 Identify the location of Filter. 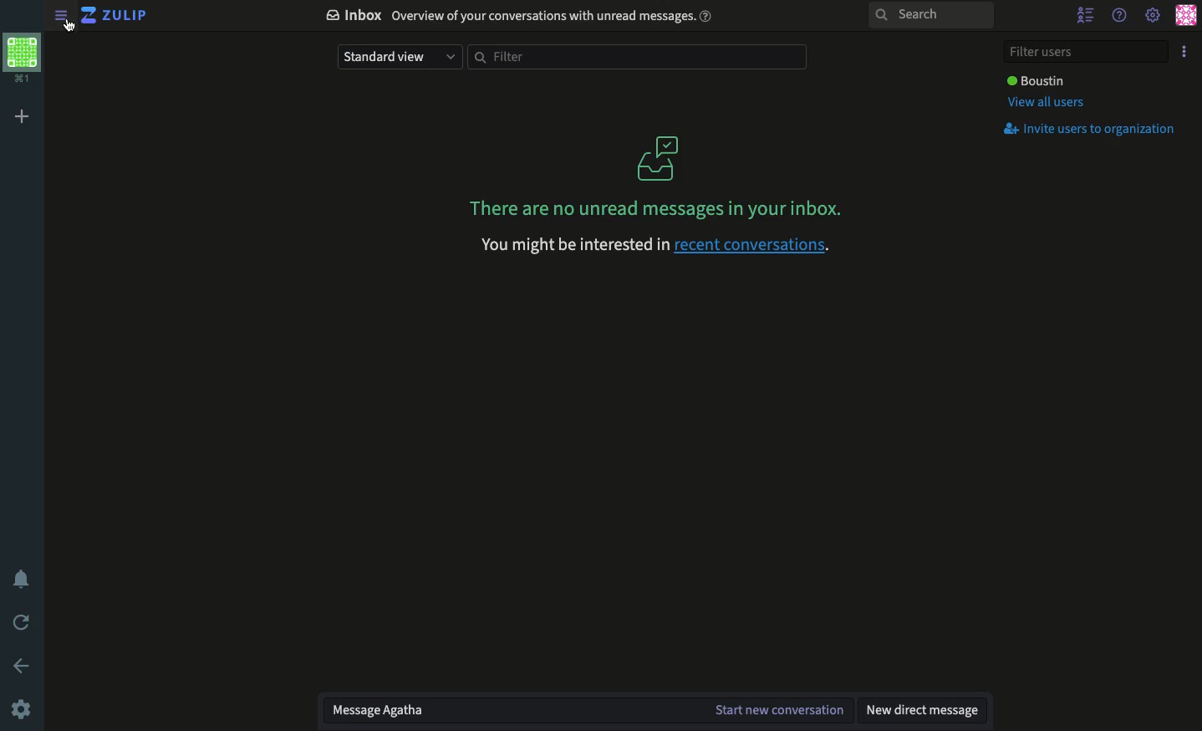
(640, 57).